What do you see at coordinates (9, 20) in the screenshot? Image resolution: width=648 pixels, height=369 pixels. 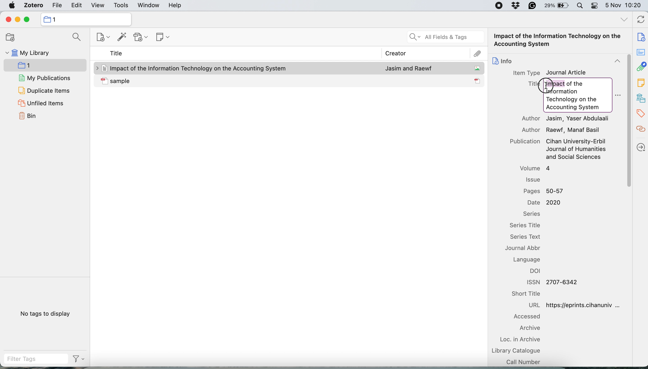 I see `close` at bounding box center [9, 20].